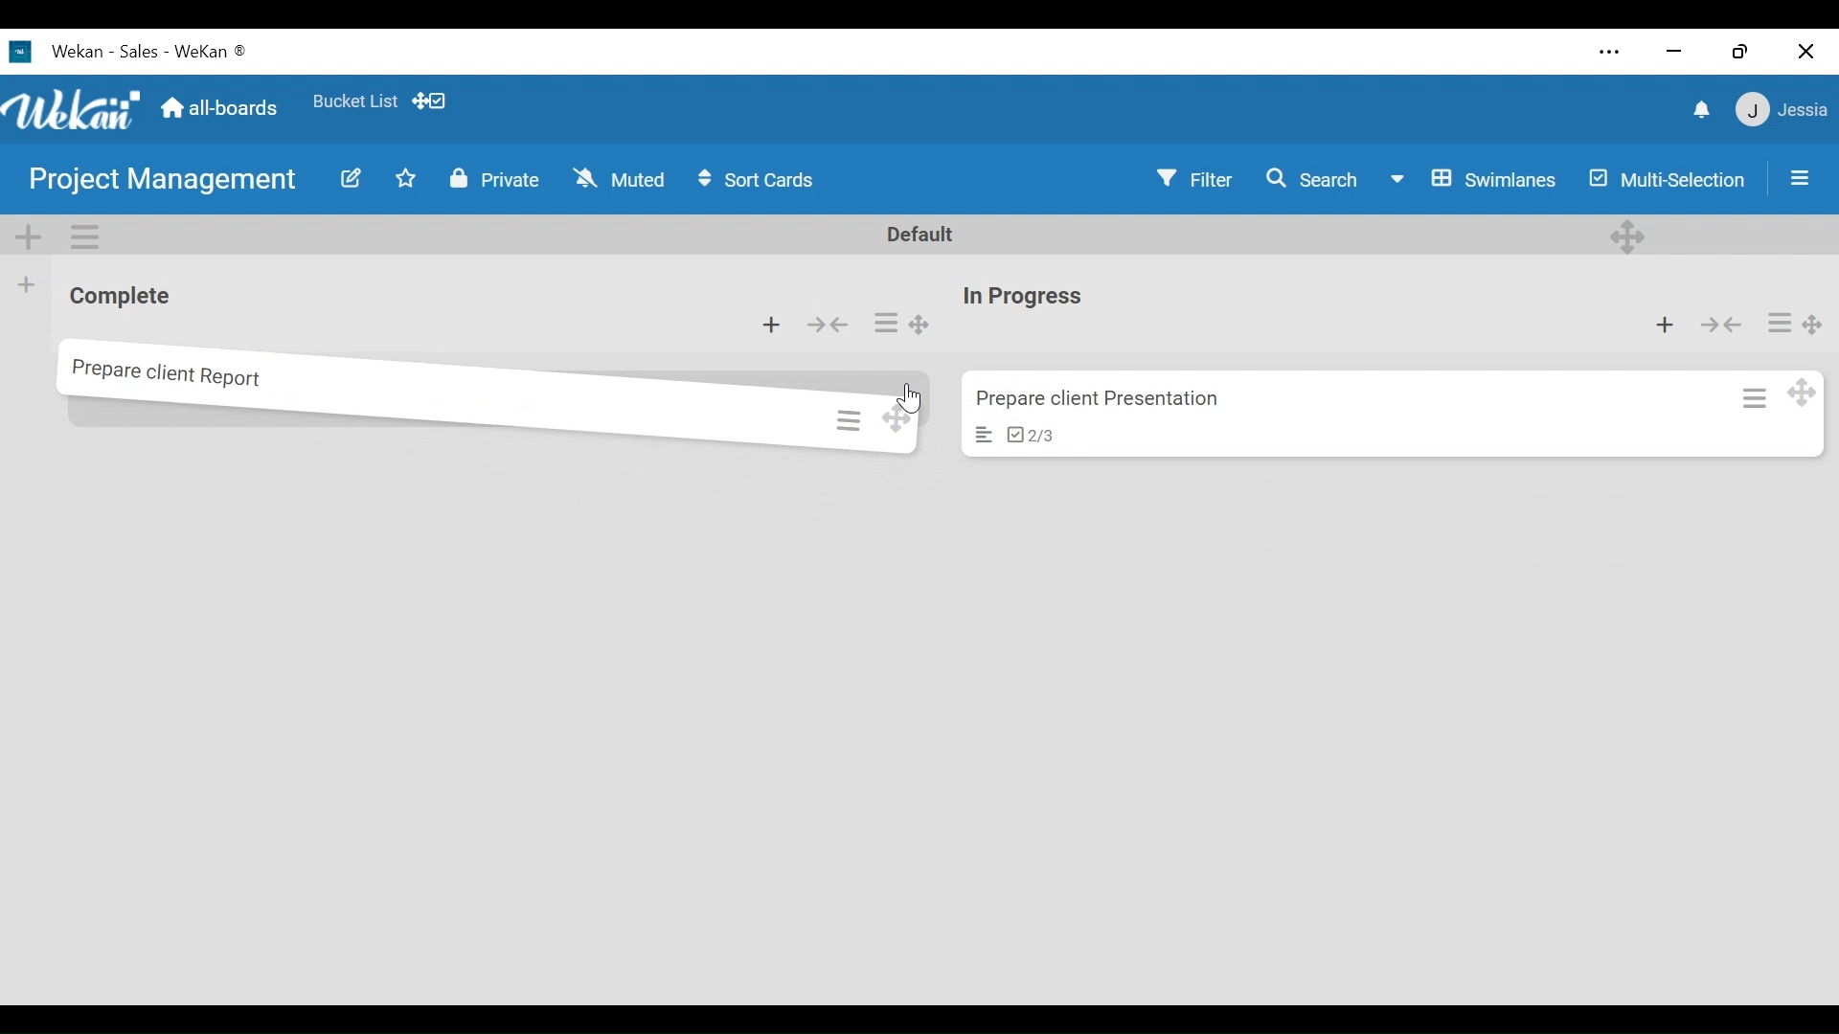 This screenshot has height=1034, width=1839. Describe the element at coordinates (1781, 110) in the screenshot. I see `jessie` at that location.